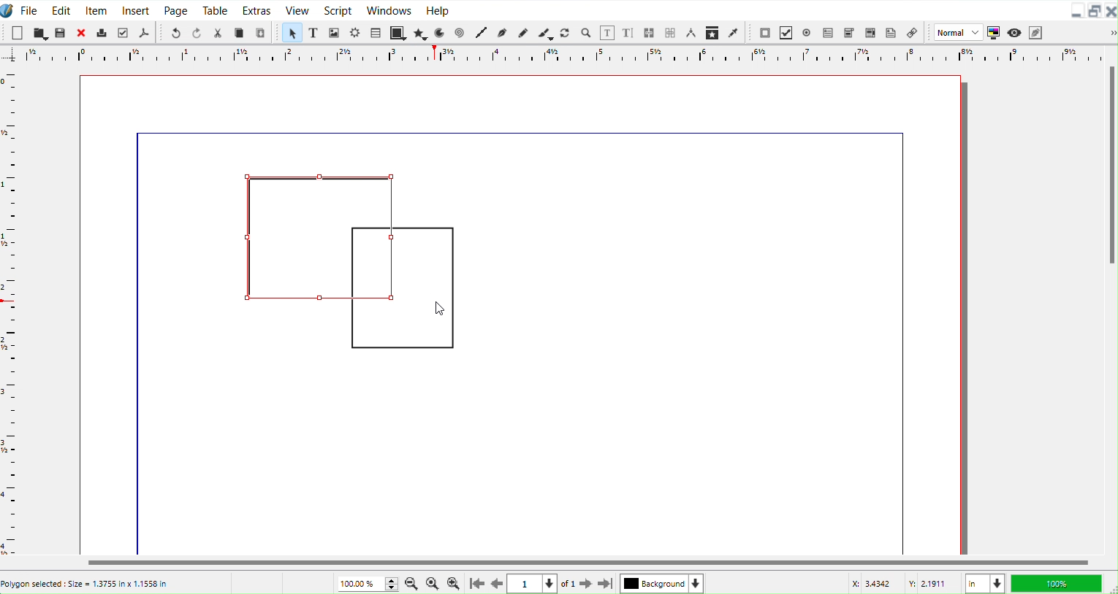 The height and width of the screenshot is (594, 1118). What do you see at coordinates (376, 32) in the screenshot?
I see `Table` at bounding box center [376, 32].